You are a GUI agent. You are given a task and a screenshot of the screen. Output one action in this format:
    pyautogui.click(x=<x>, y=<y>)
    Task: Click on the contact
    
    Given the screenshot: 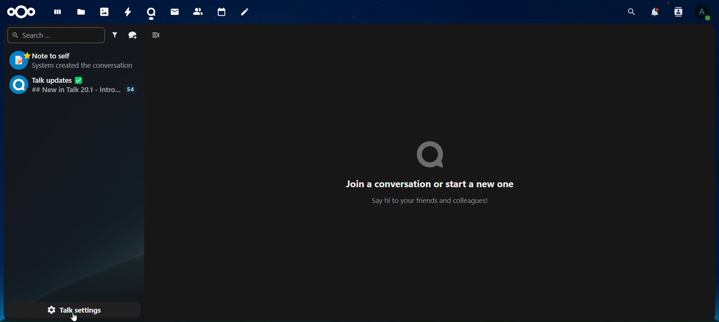 What is the action you would take?
    pyautogui.click(x=198, y=10)
    